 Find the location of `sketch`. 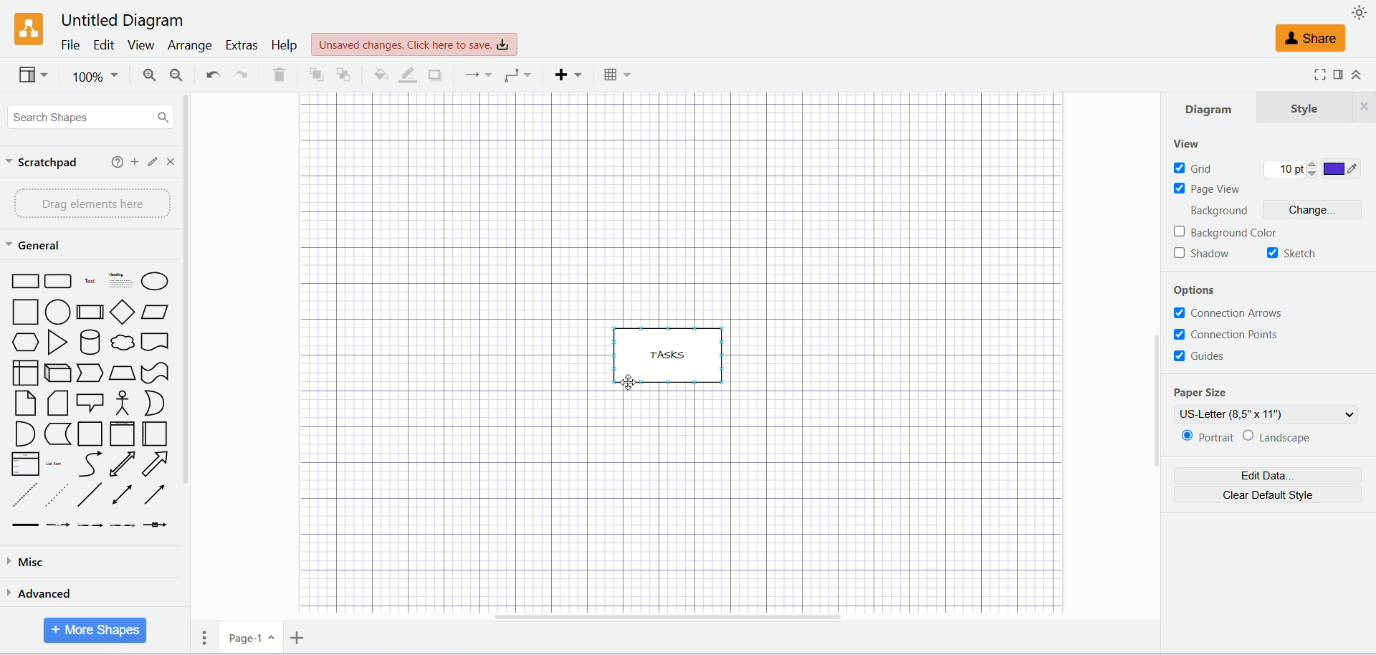

sketch is located at coordinates (1298, 252).